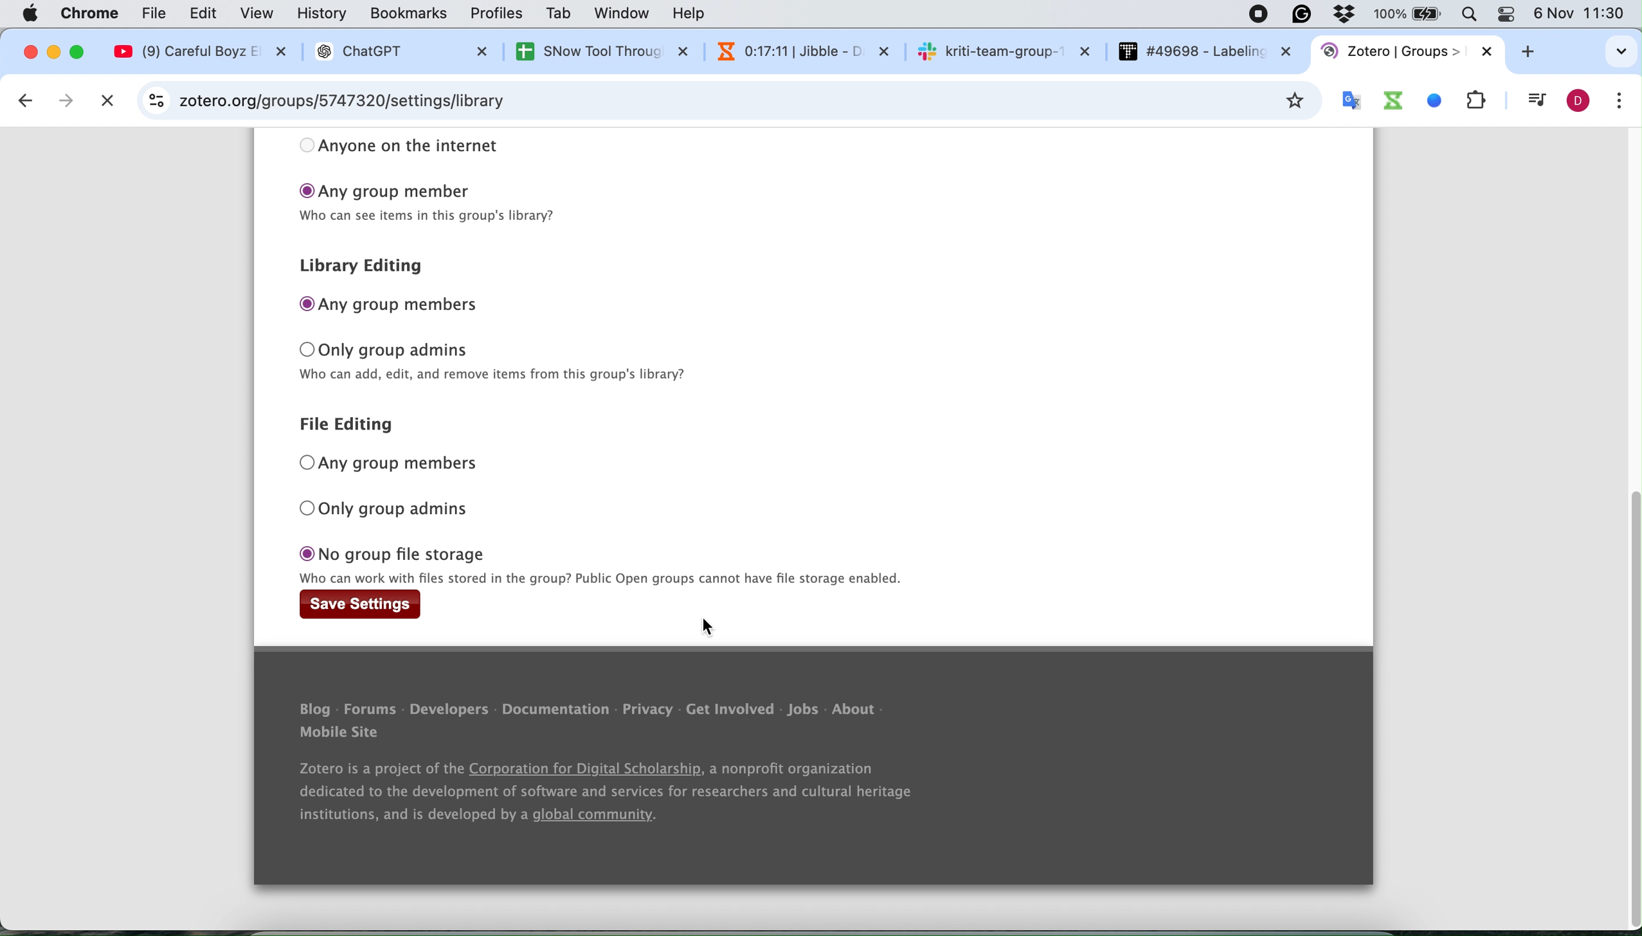 The width and height of the screenshot is (1642, 936). Describe the element at coordinates (612, 577) in the screenshot. I see `text` at that location.